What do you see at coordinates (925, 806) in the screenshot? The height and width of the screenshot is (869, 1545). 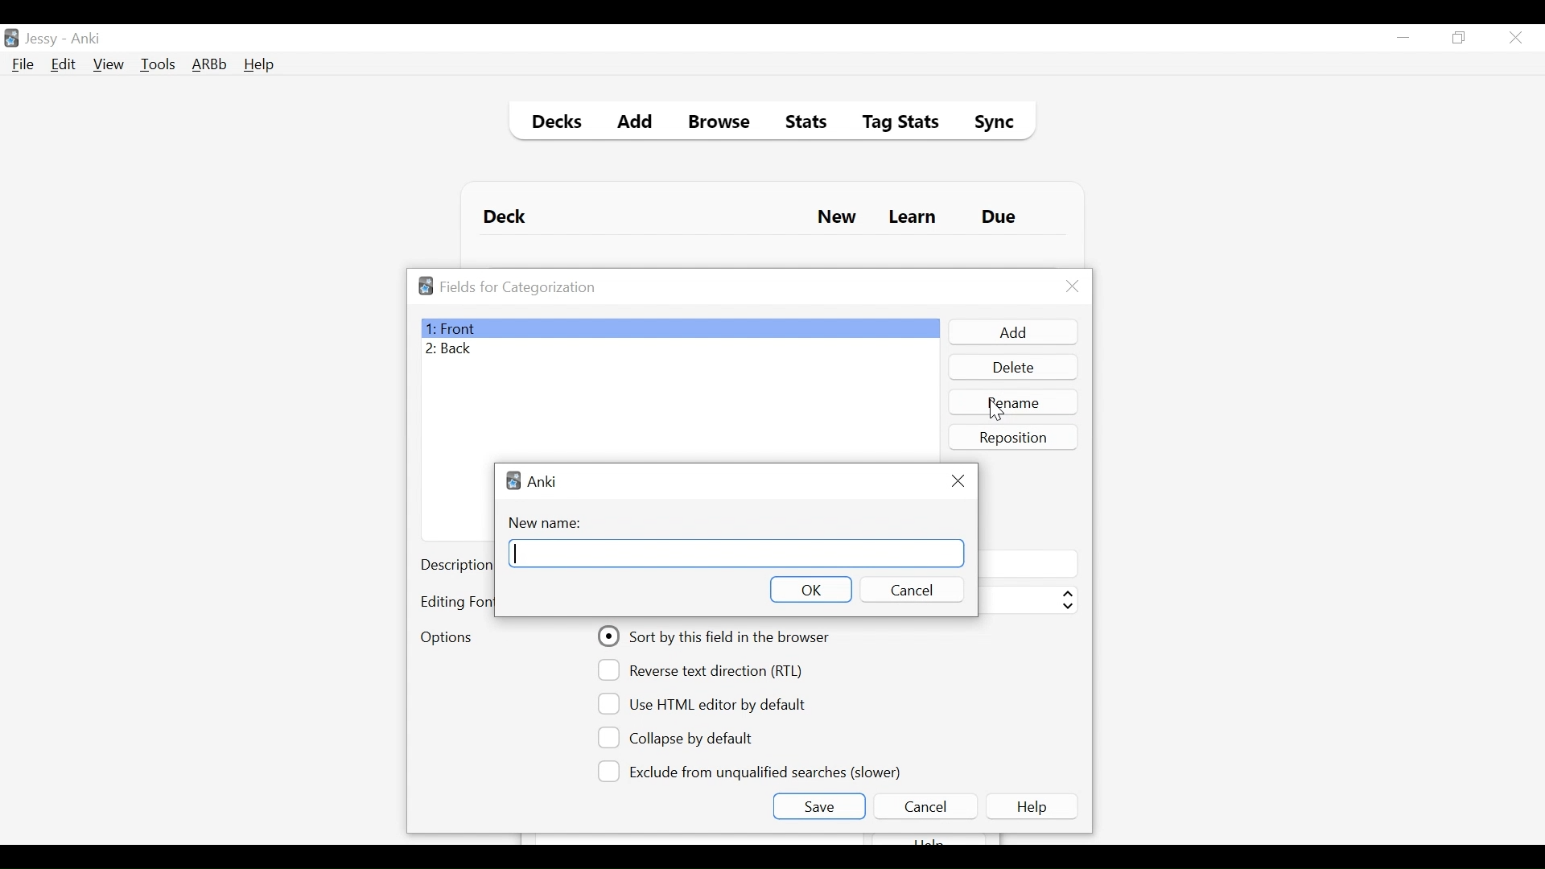 I see `Cancel` at bounding box center [925, 806].